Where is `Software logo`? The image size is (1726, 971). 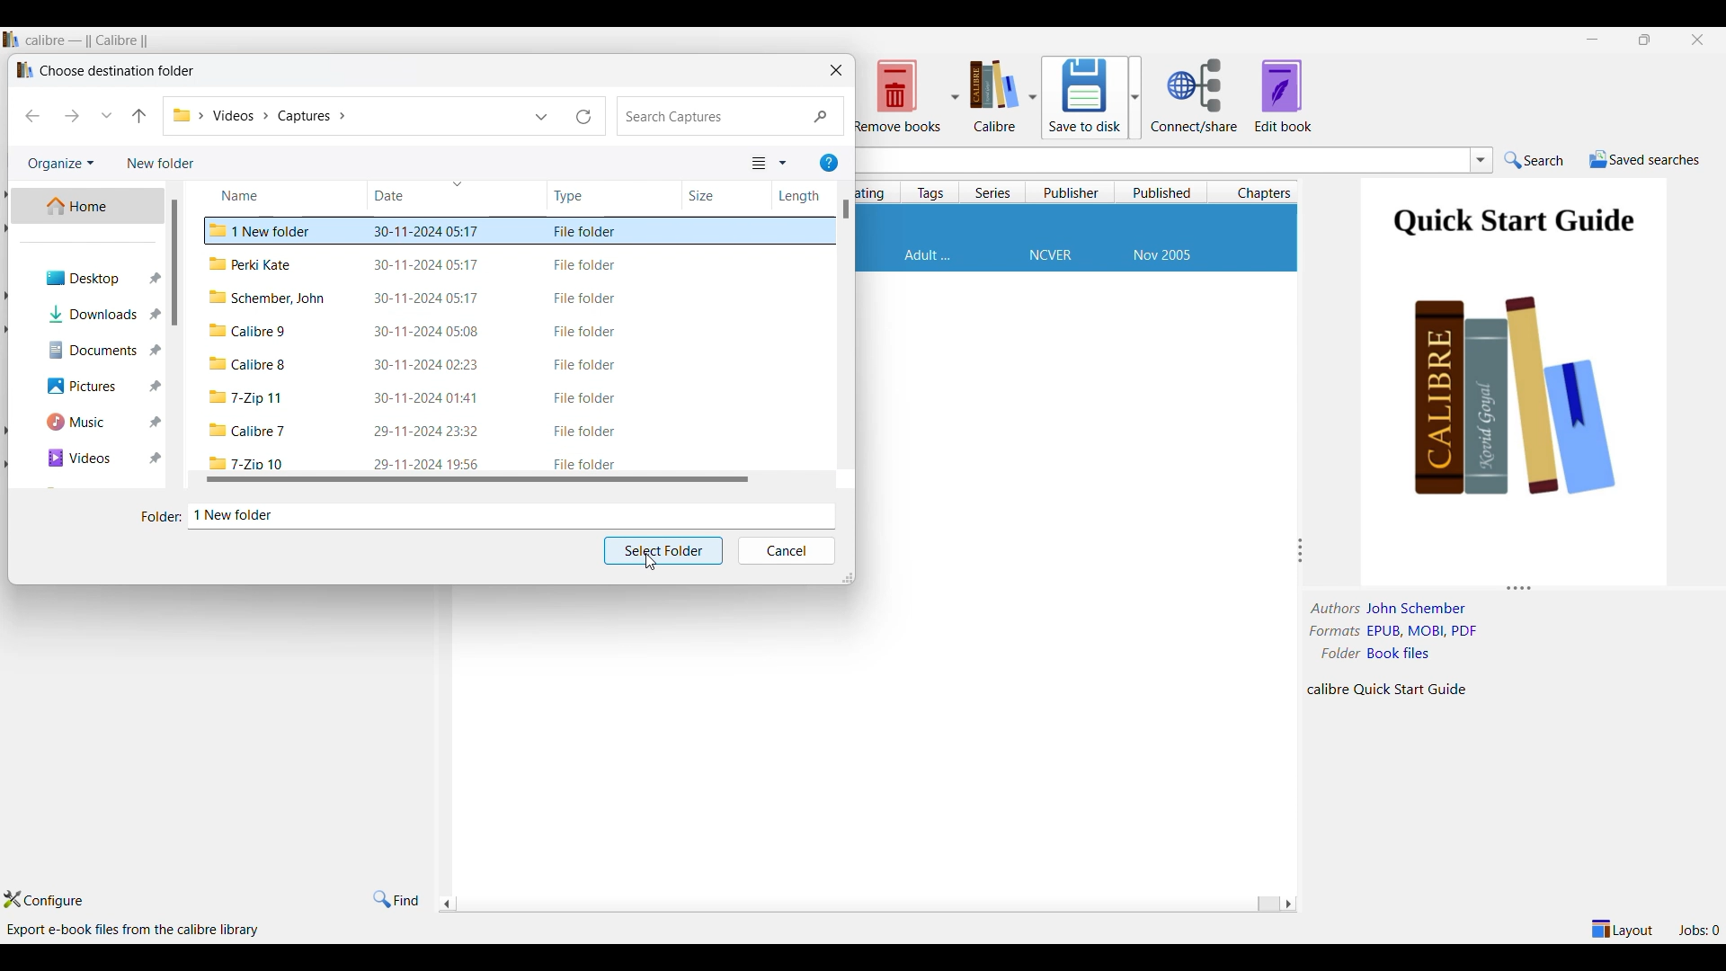 Software logo is located at coordinates (11, 39).